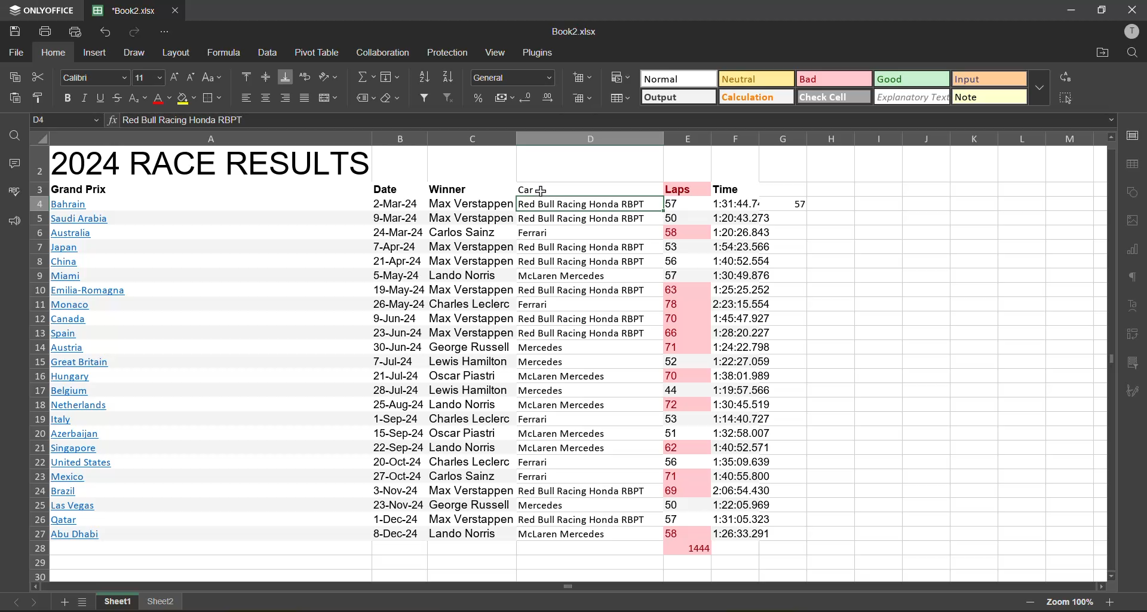 Image resolution: width=1147 pixels, height=612 pixels. What do you see at coordinates (160, 32) in the screenshot?
I see `customize quick access toolbar` at bounding box center [160, 32].